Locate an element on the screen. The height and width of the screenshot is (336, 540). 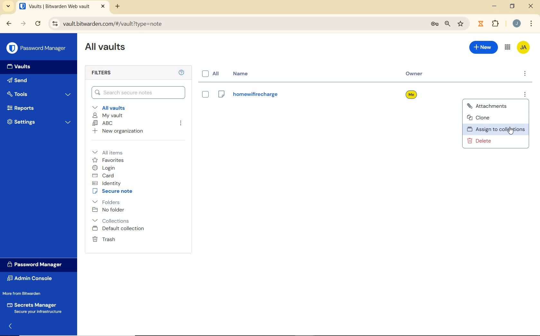
extensions is located at coordinates (480, 24).